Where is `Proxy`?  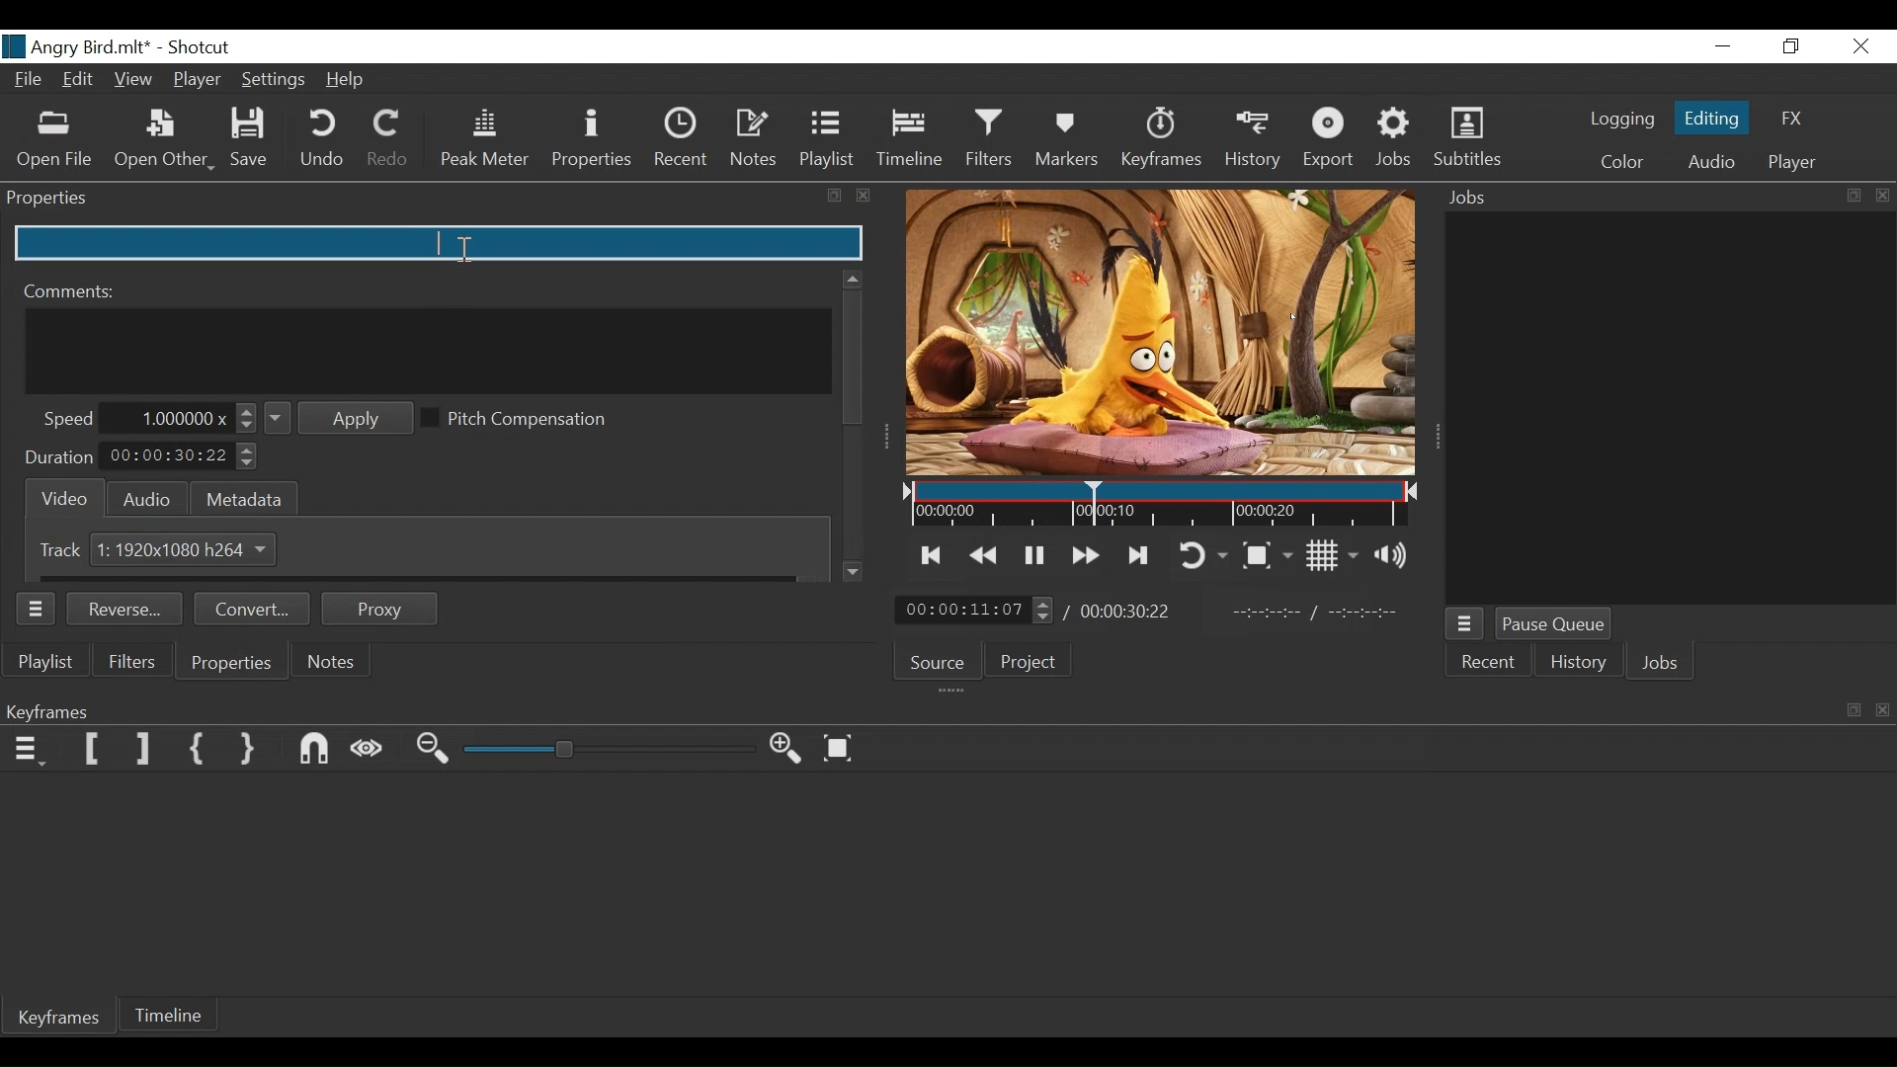
Proxy is located at coordinates (380, 609).